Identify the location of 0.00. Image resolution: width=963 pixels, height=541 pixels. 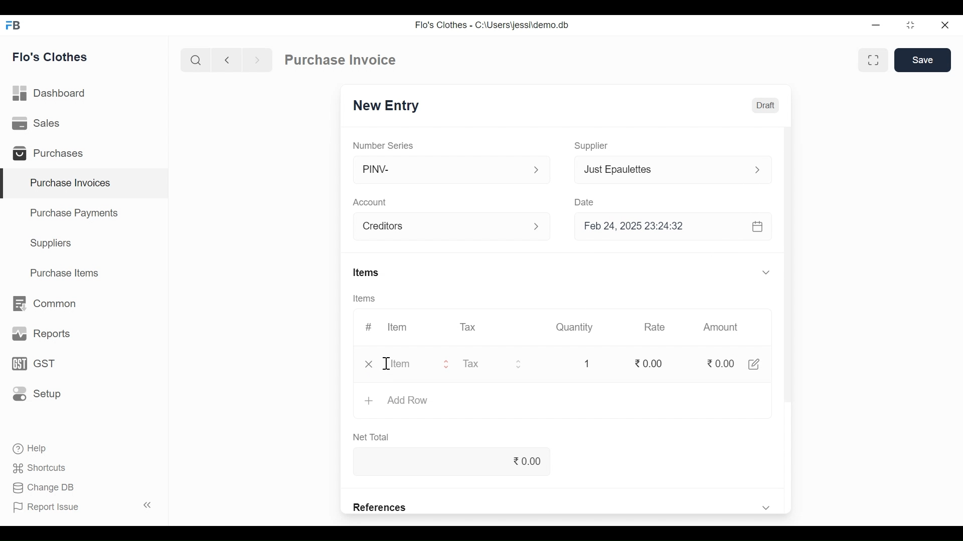
(718, 364).